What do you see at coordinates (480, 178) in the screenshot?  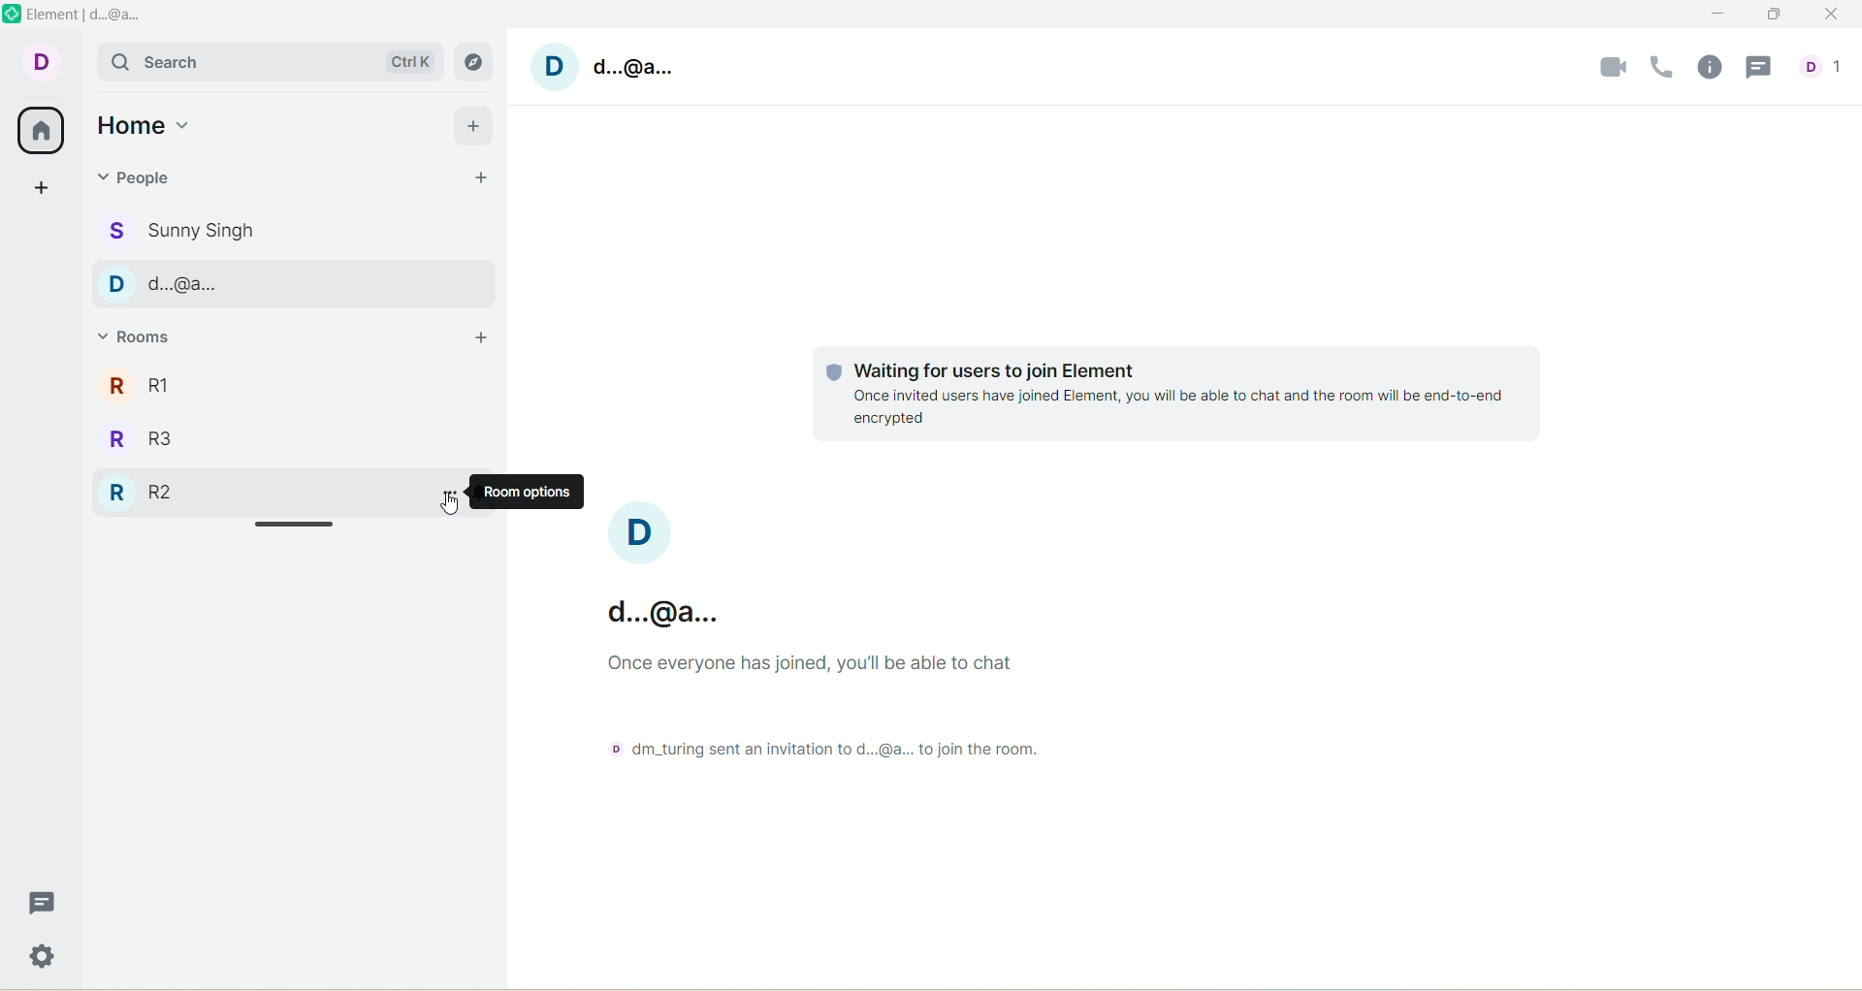 I see `start chat` at bounding box center [480, 178].